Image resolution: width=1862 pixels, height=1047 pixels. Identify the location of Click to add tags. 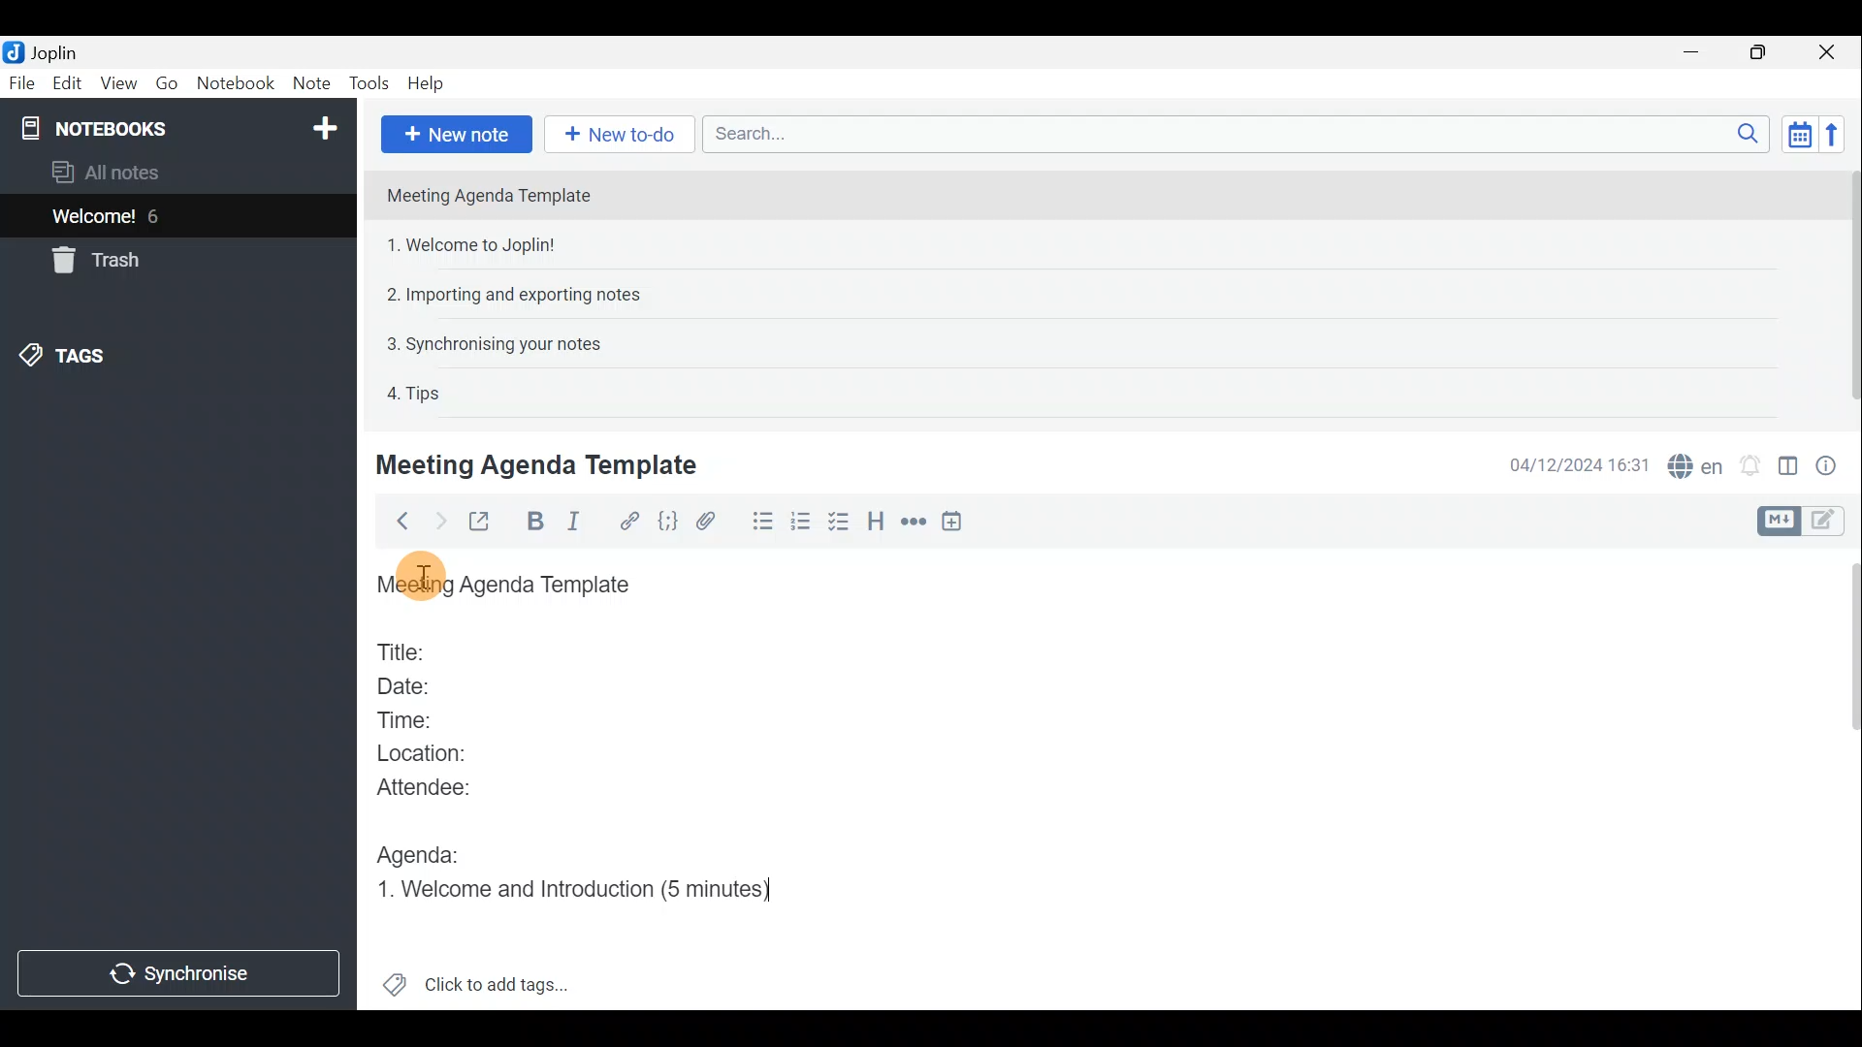
(502, 980).